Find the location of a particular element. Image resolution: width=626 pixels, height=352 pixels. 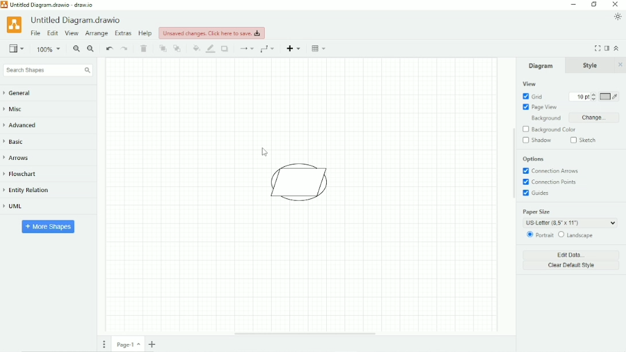

Grid size is located at coordinates (580, 97).